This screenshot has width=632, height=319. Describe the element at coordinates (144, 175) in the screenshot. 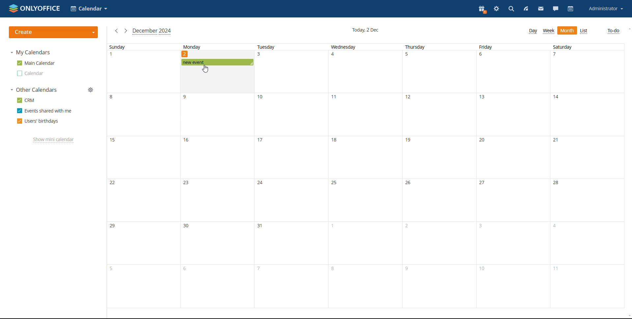

I see `sunday` at that location.